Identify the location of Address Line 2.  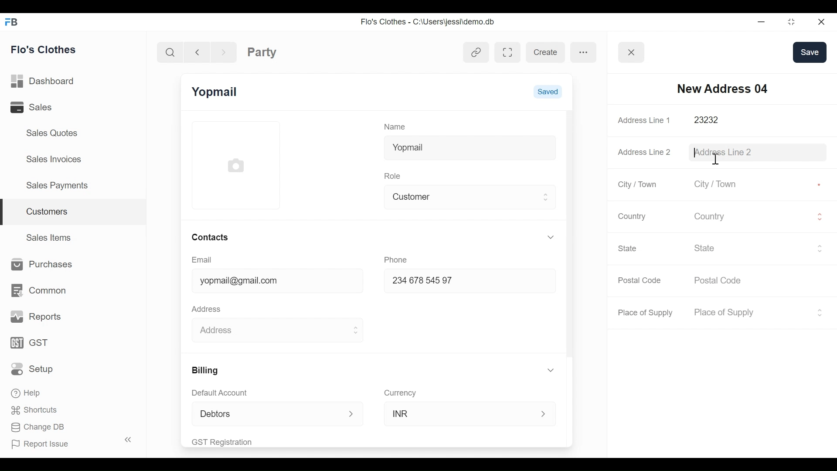
(759, 153).